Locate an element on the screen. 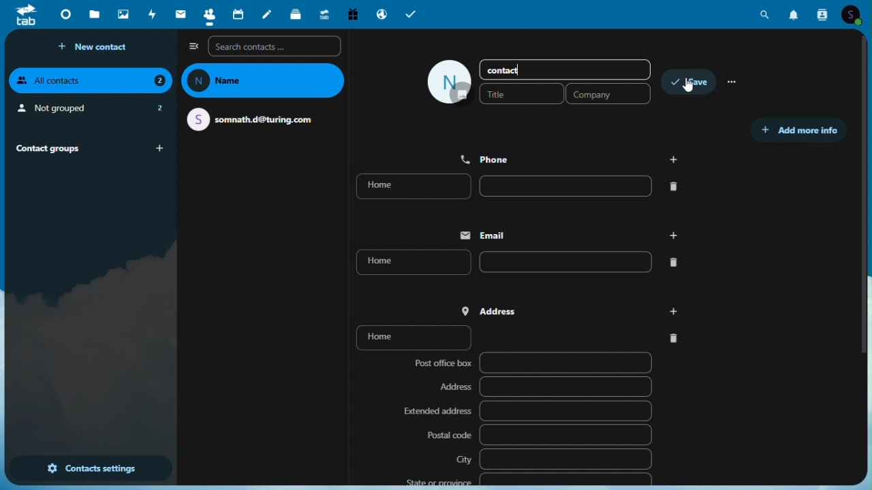 The image size is (872, 490). phone is located at coordinates (570, 158).